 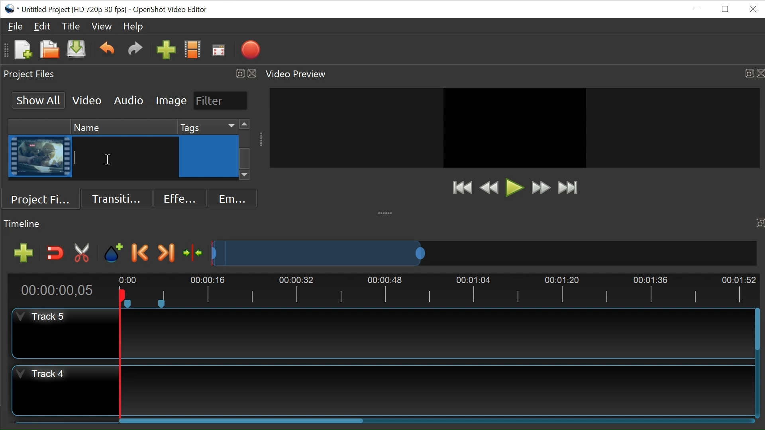 I want to click on Restore, so click(x=725, y=8).